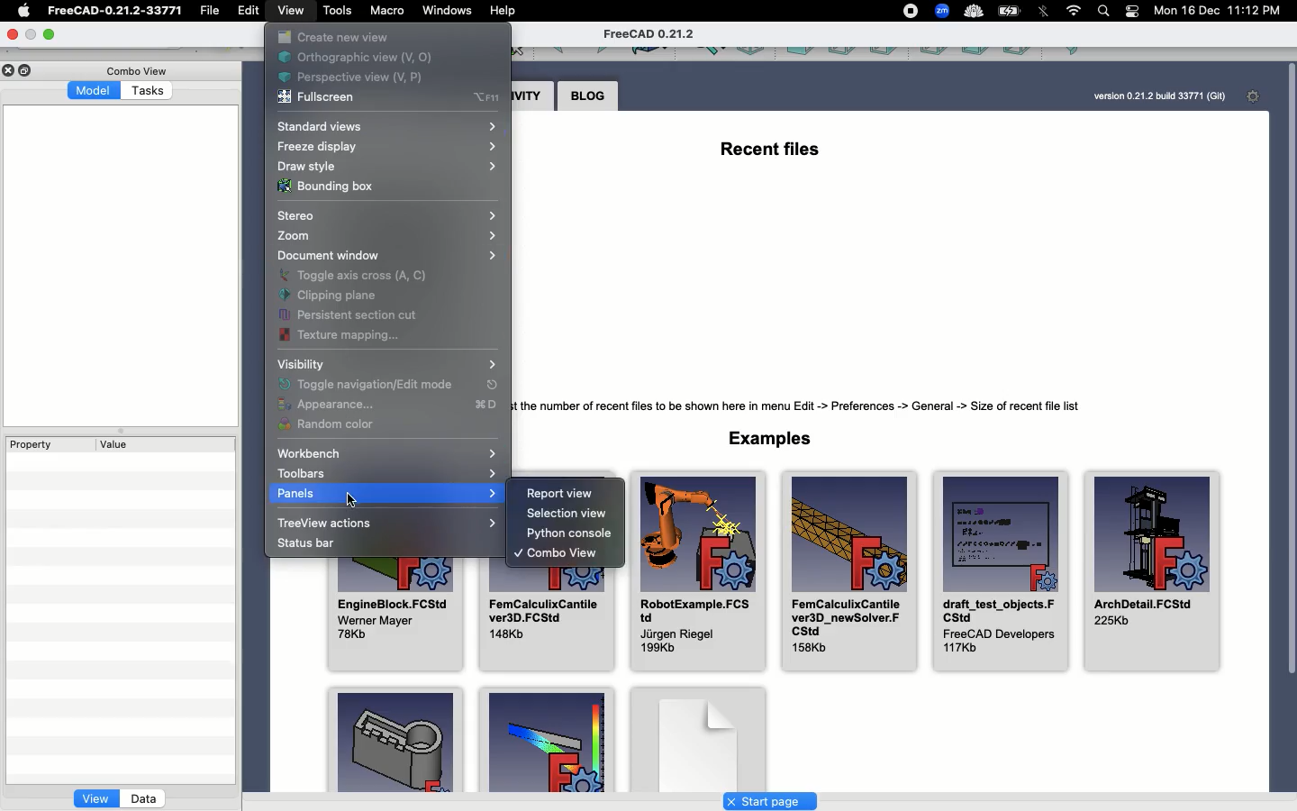  Describe the element at coordinates (568, 535) in the screenshot. I see `Python console` at that location.